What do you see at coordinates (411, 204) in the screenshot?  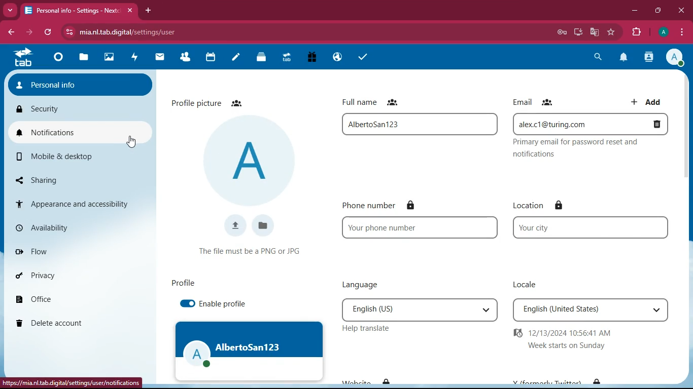 I see `lock` at bounding box center [411, 204].